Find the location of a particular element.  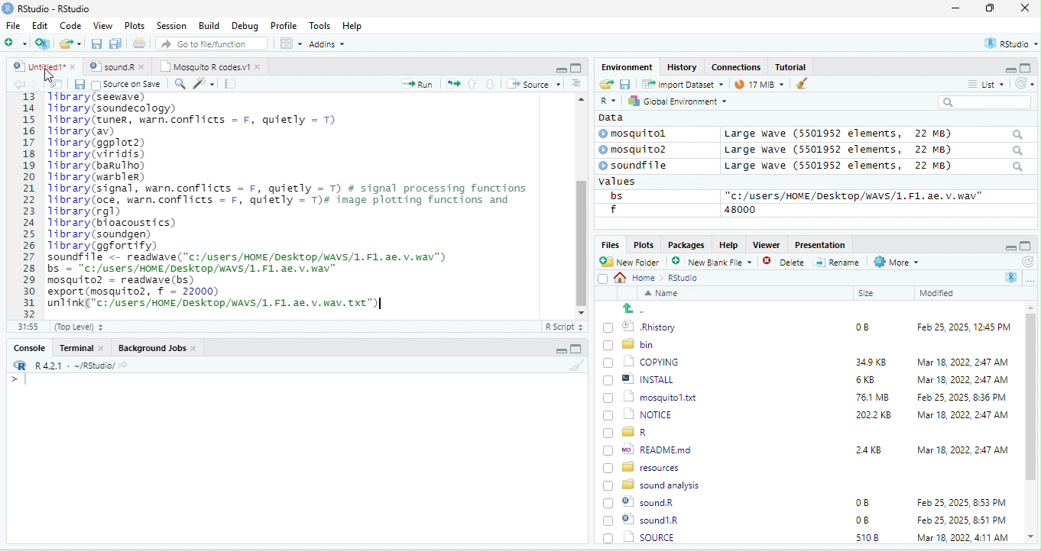

0B is located at coordinates (861, 503).